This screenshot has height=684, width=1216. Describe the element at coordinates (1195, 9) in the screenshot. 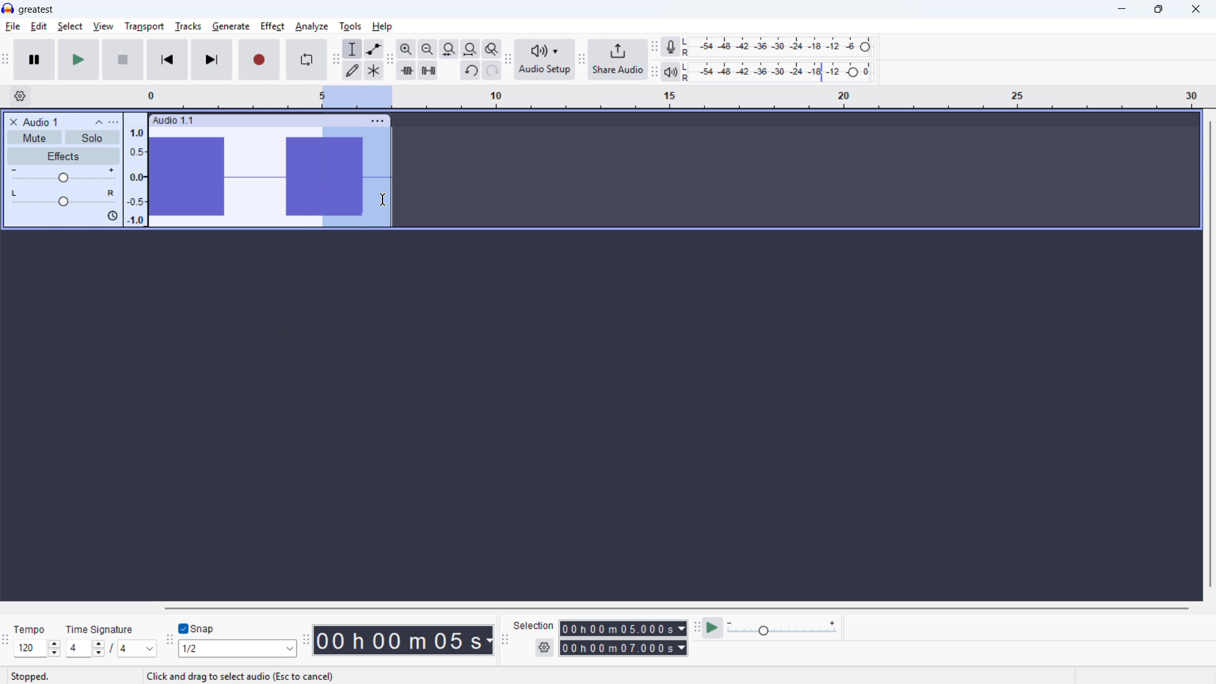

I see `close ` at that location.